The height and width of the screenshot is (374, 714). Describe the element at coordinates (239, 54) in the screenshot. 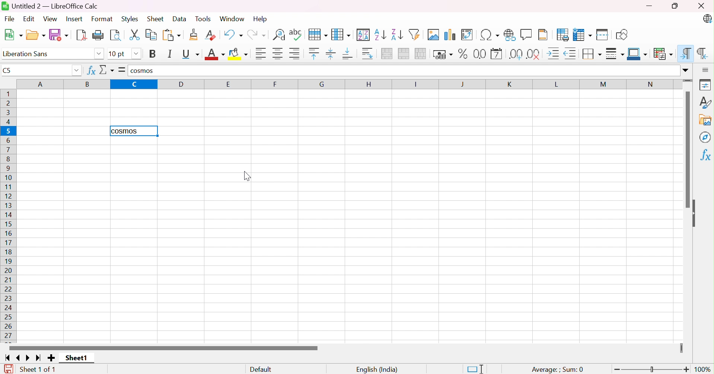

I see `Background Color` at that location.